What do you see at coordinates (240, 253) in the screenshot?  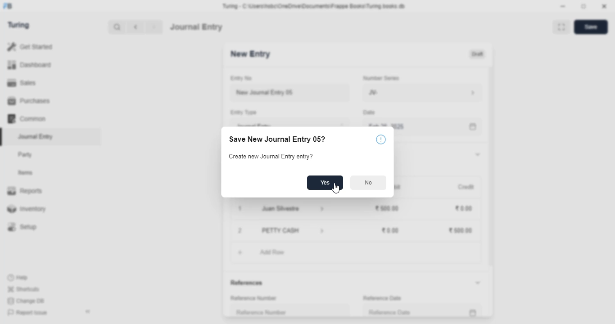 I see `add` at bounding box center [240, 253].